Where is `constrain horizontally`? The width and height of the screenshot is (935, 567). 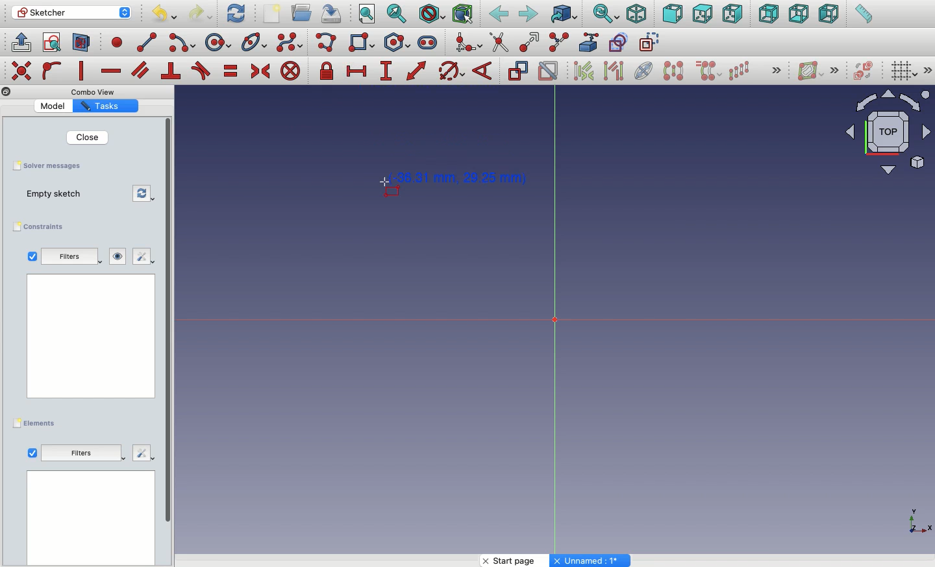
constrain horizontally is located at coordinates (112, 67).